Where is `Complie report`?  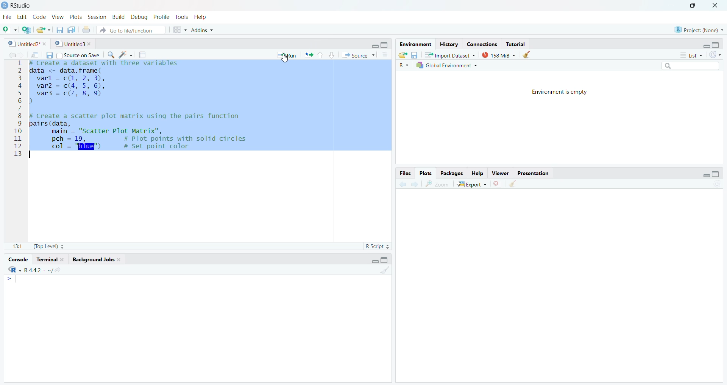 Complie report is located at coordinates (144, 55).